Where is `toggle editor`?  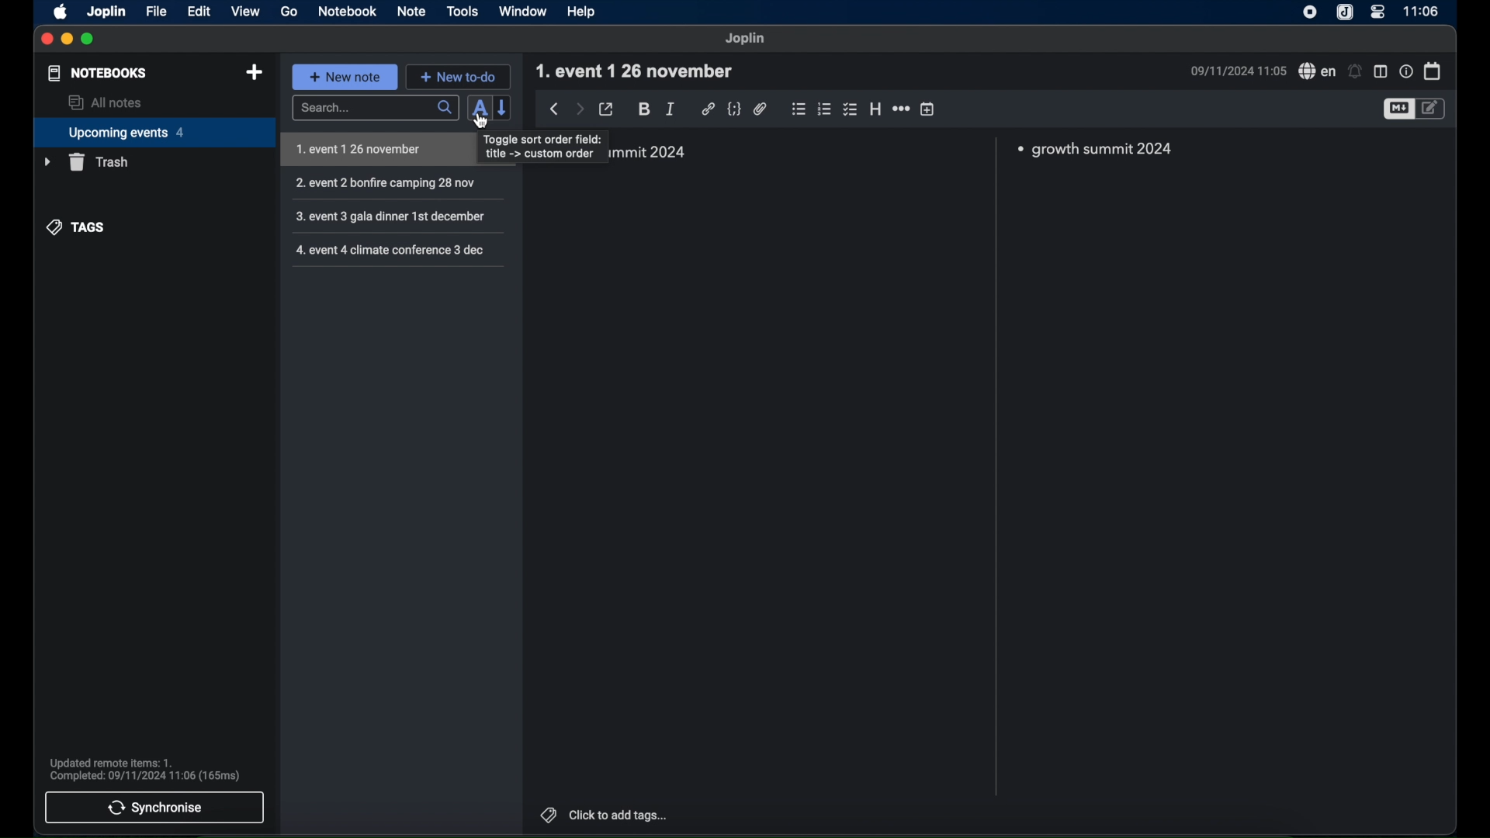 toggle editor is located at coordinates (1433, 109).